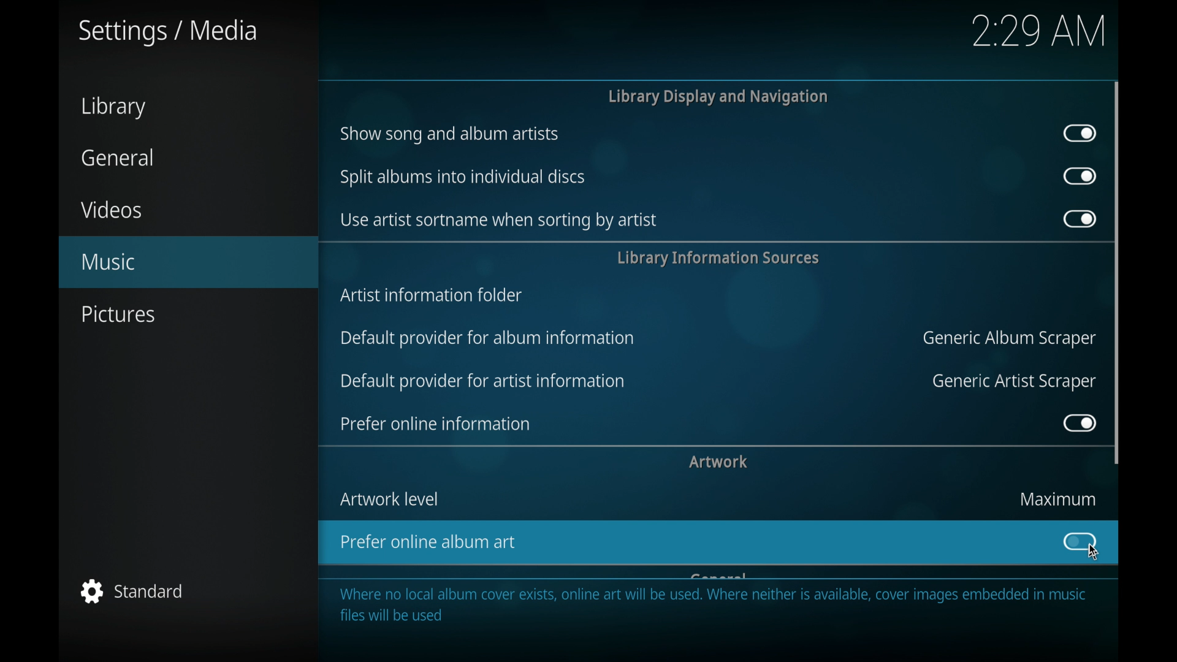 The height and width of the screenshot is (662, 1177). I want to click on toggle button, so click(1080, 544).